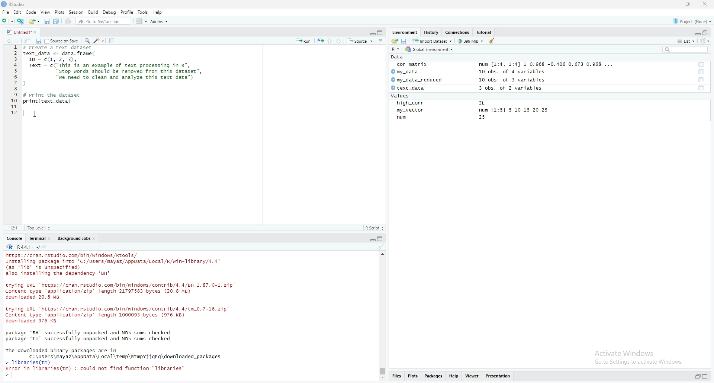 The height and width of the screenshot is (383, 714). I want to click on minimize, so click(670, 4).